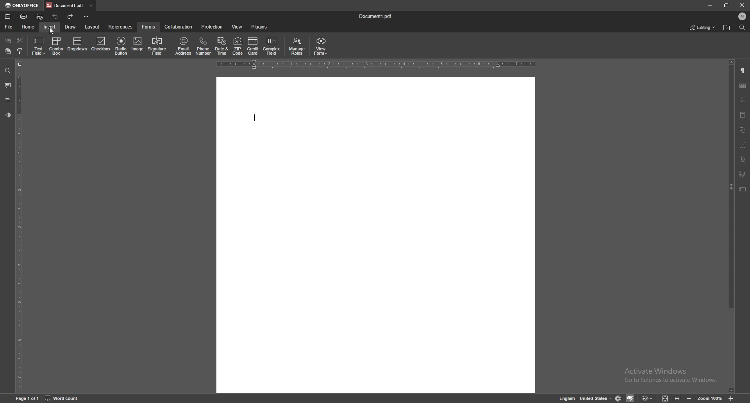 The height and width of the screenshot is (403, 750). I want to click on minimize, so click(709, 5).